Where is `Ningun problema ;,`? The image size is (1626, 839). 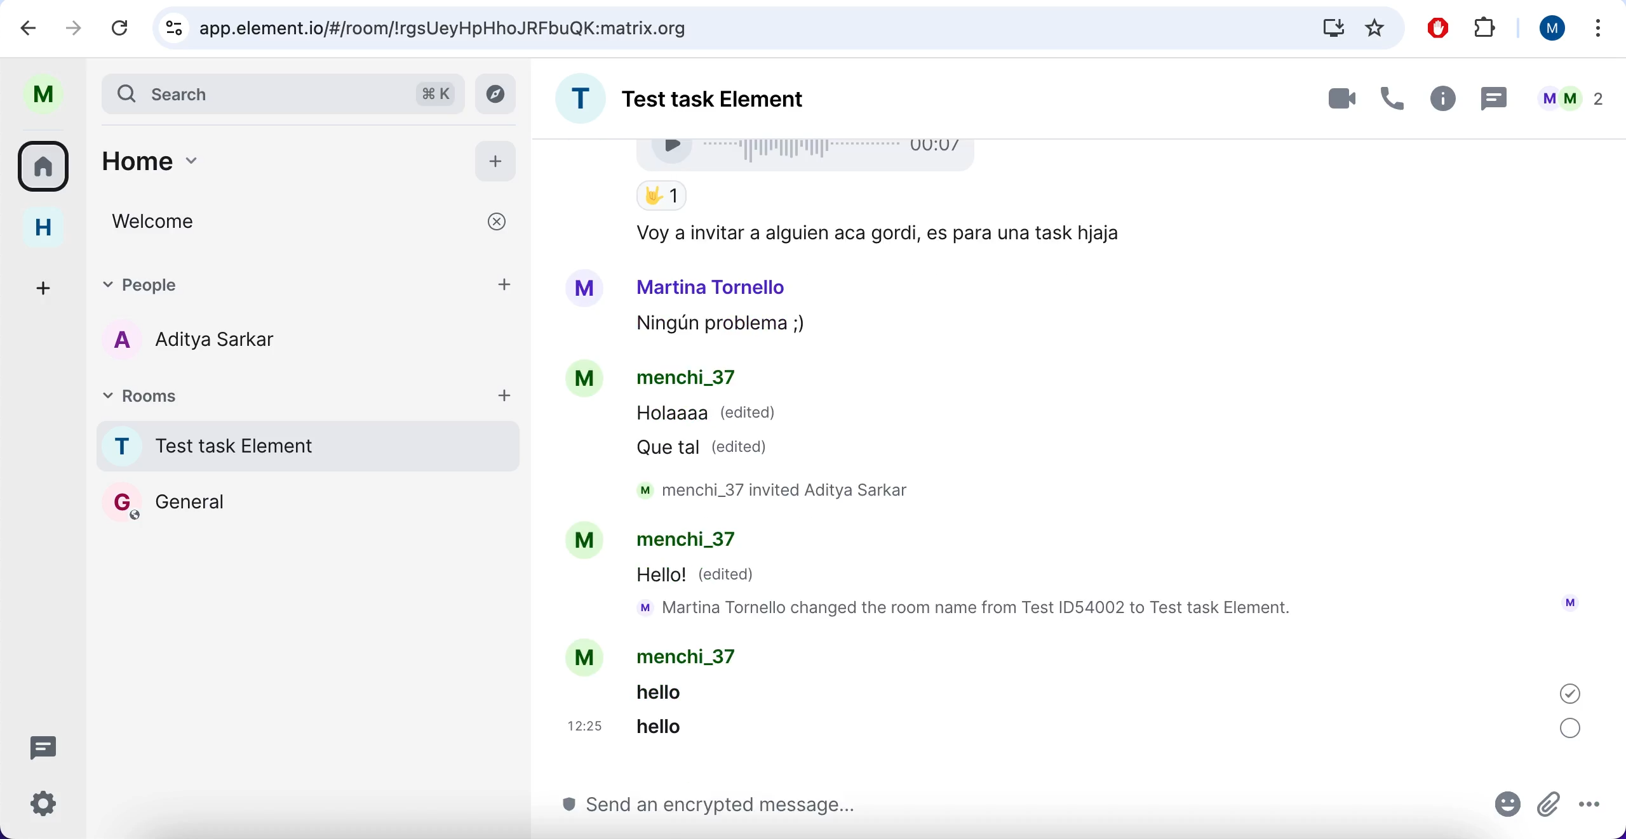 Ningun problema ;, is located at coordinates (716, 324).